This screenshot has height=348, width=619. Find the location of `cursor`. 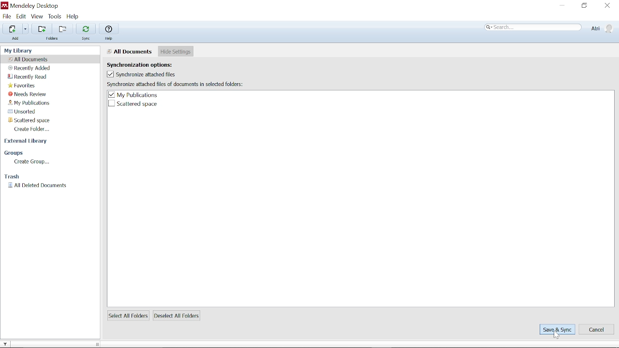

cursor is located at coordinates (556, 336).